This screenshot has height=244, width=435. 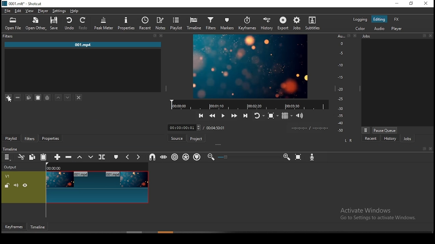 What do you see at coordinates (36, 24) in the screenshot?
I see `open other` at bounding box center [36, 24].